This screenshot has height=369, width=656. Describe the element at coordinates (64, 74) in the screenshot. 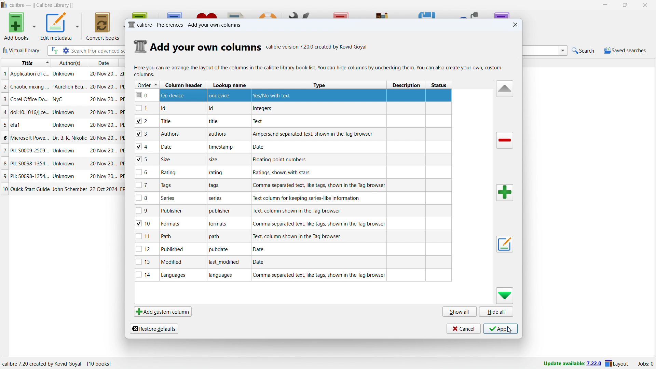

I see `author` at that location.